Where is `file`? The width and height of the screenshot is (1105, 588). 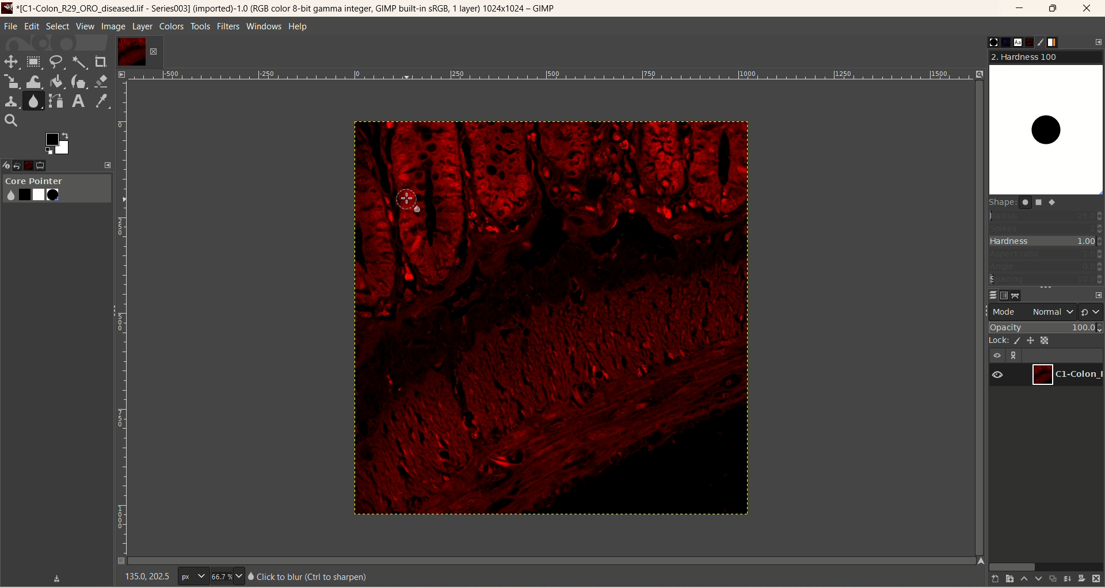 file is located at coordinates (11, 26).